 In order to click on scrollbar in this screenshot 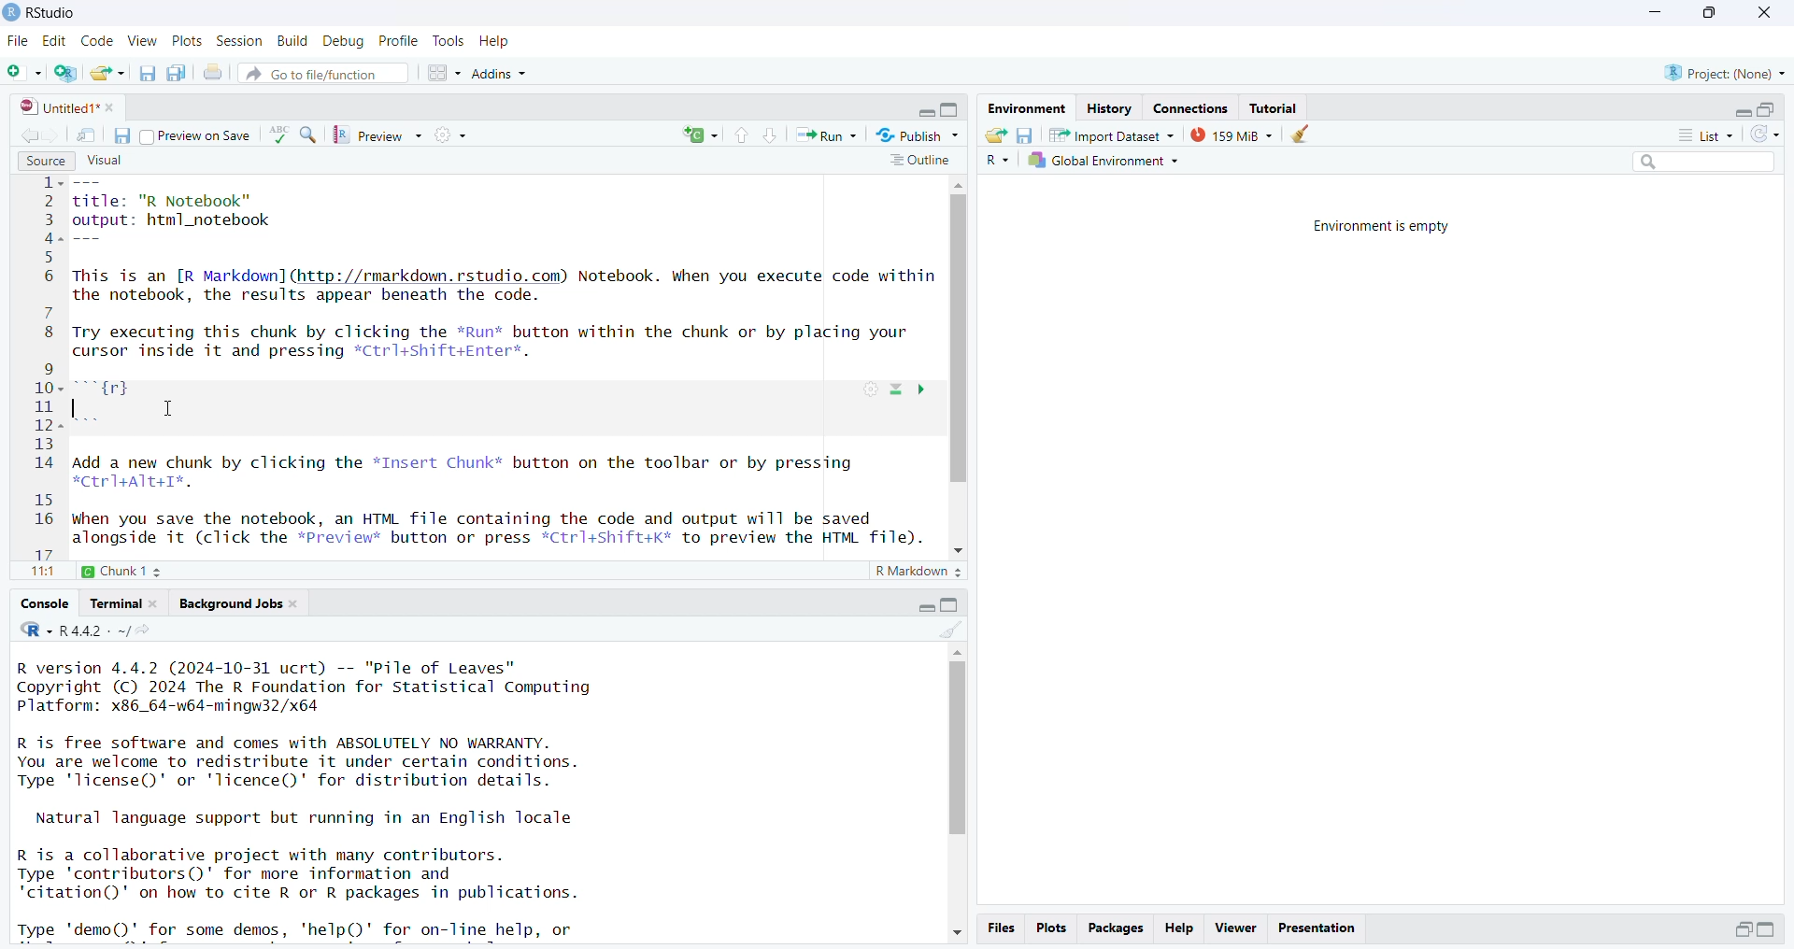, I will do `click(956, 793)`.